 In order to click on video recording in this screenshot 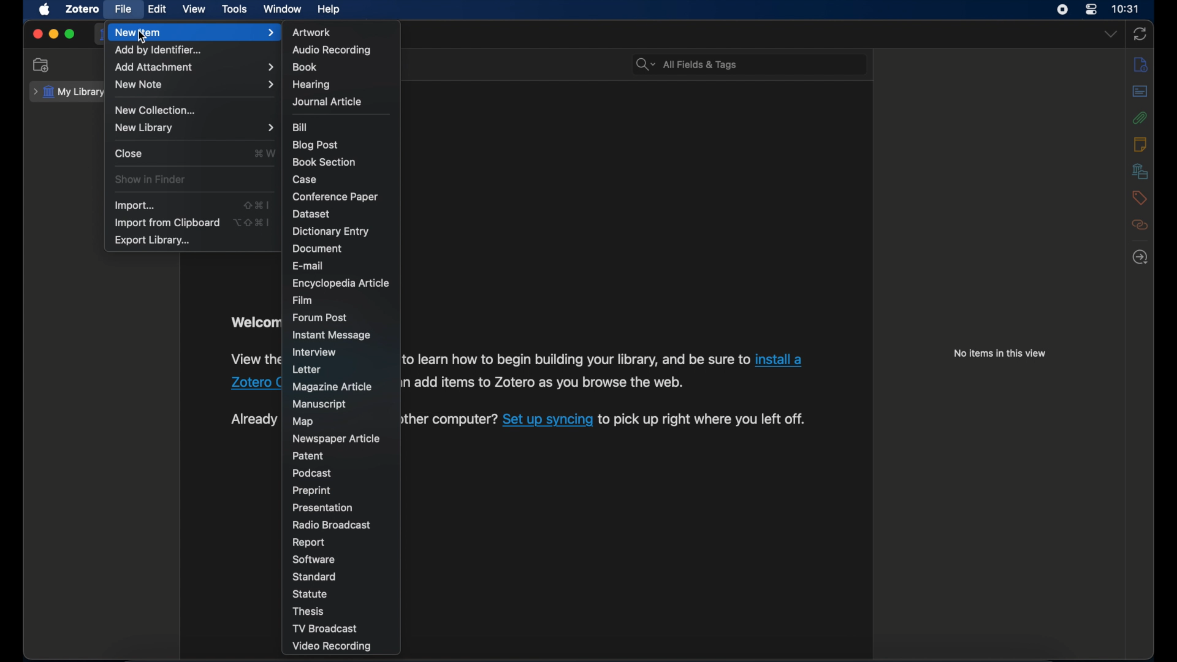, I will do `click(334, 647)`.